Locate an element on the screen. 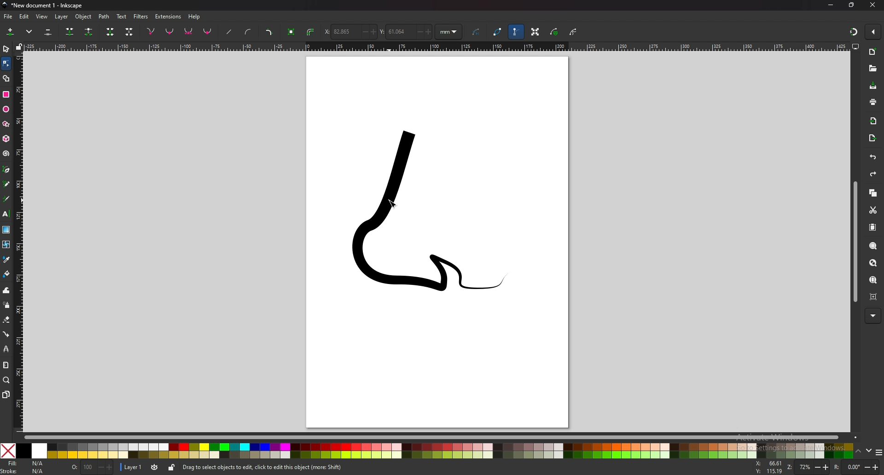 This screenshot has height=475, width=884. connector is located at coordinates (6, 334).